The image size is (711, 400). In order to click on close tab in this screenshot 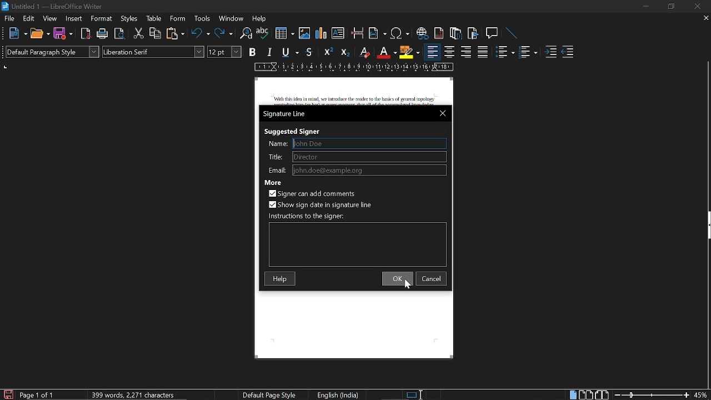, I will do `click(705, 19)`.